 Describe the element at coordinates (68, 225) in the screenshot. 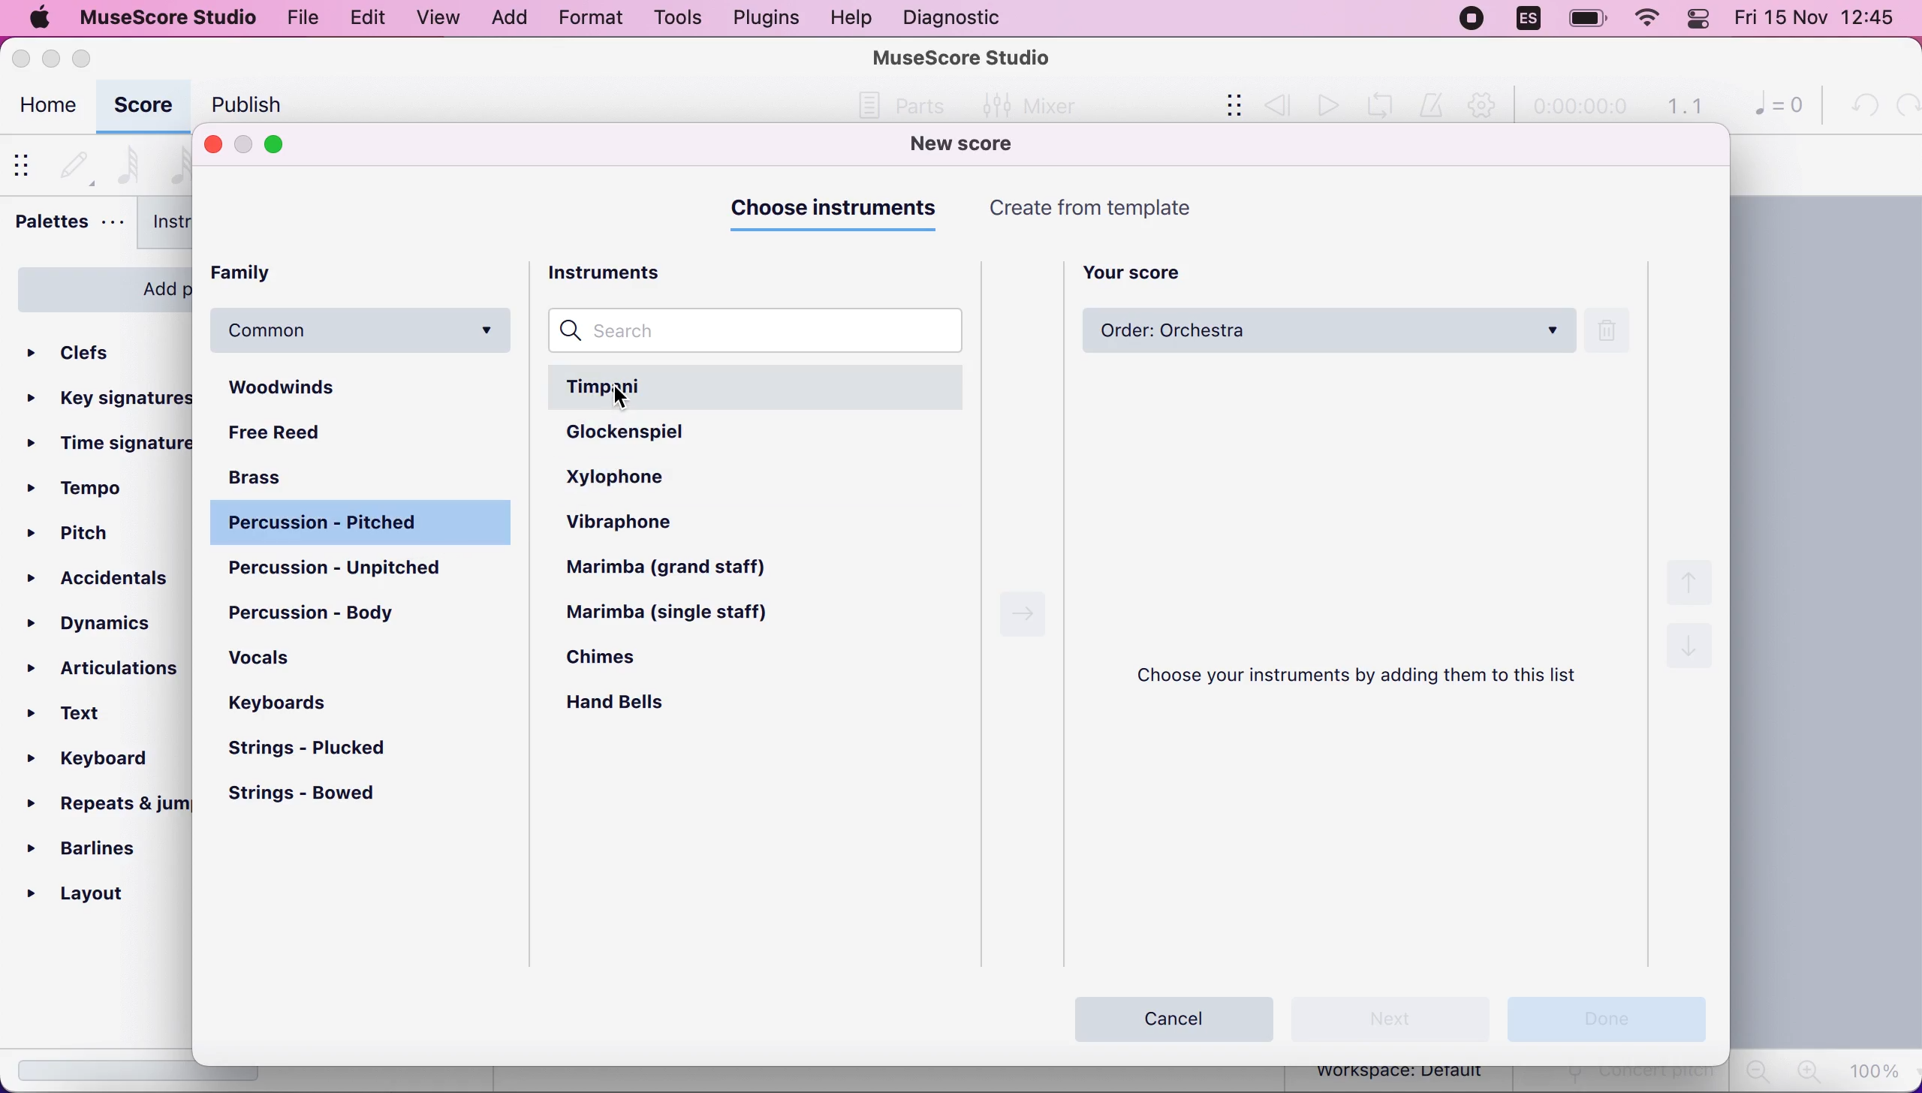

I see `palettes` at that location.